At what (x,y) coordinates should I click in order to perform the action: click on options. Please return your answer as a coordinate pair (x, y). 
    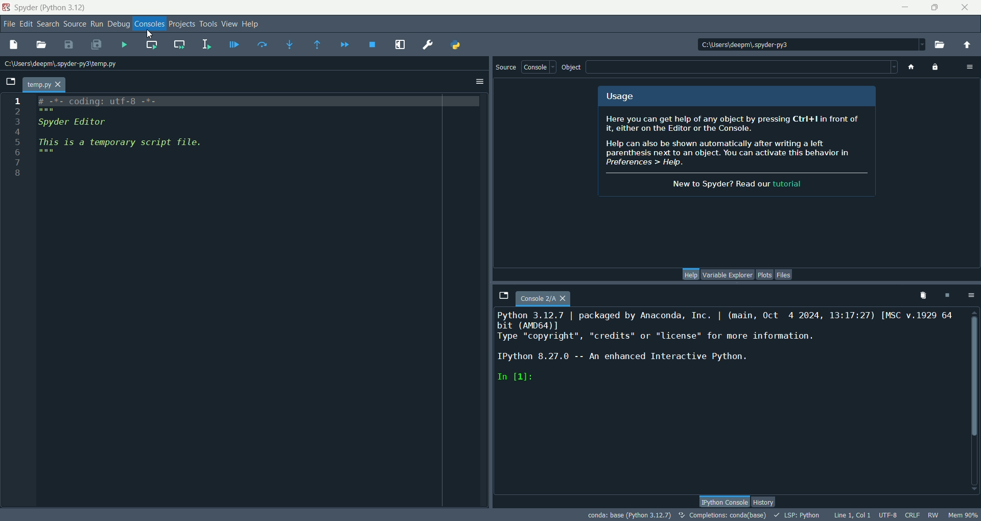
    Looking at the image, I should click on (479, 81).